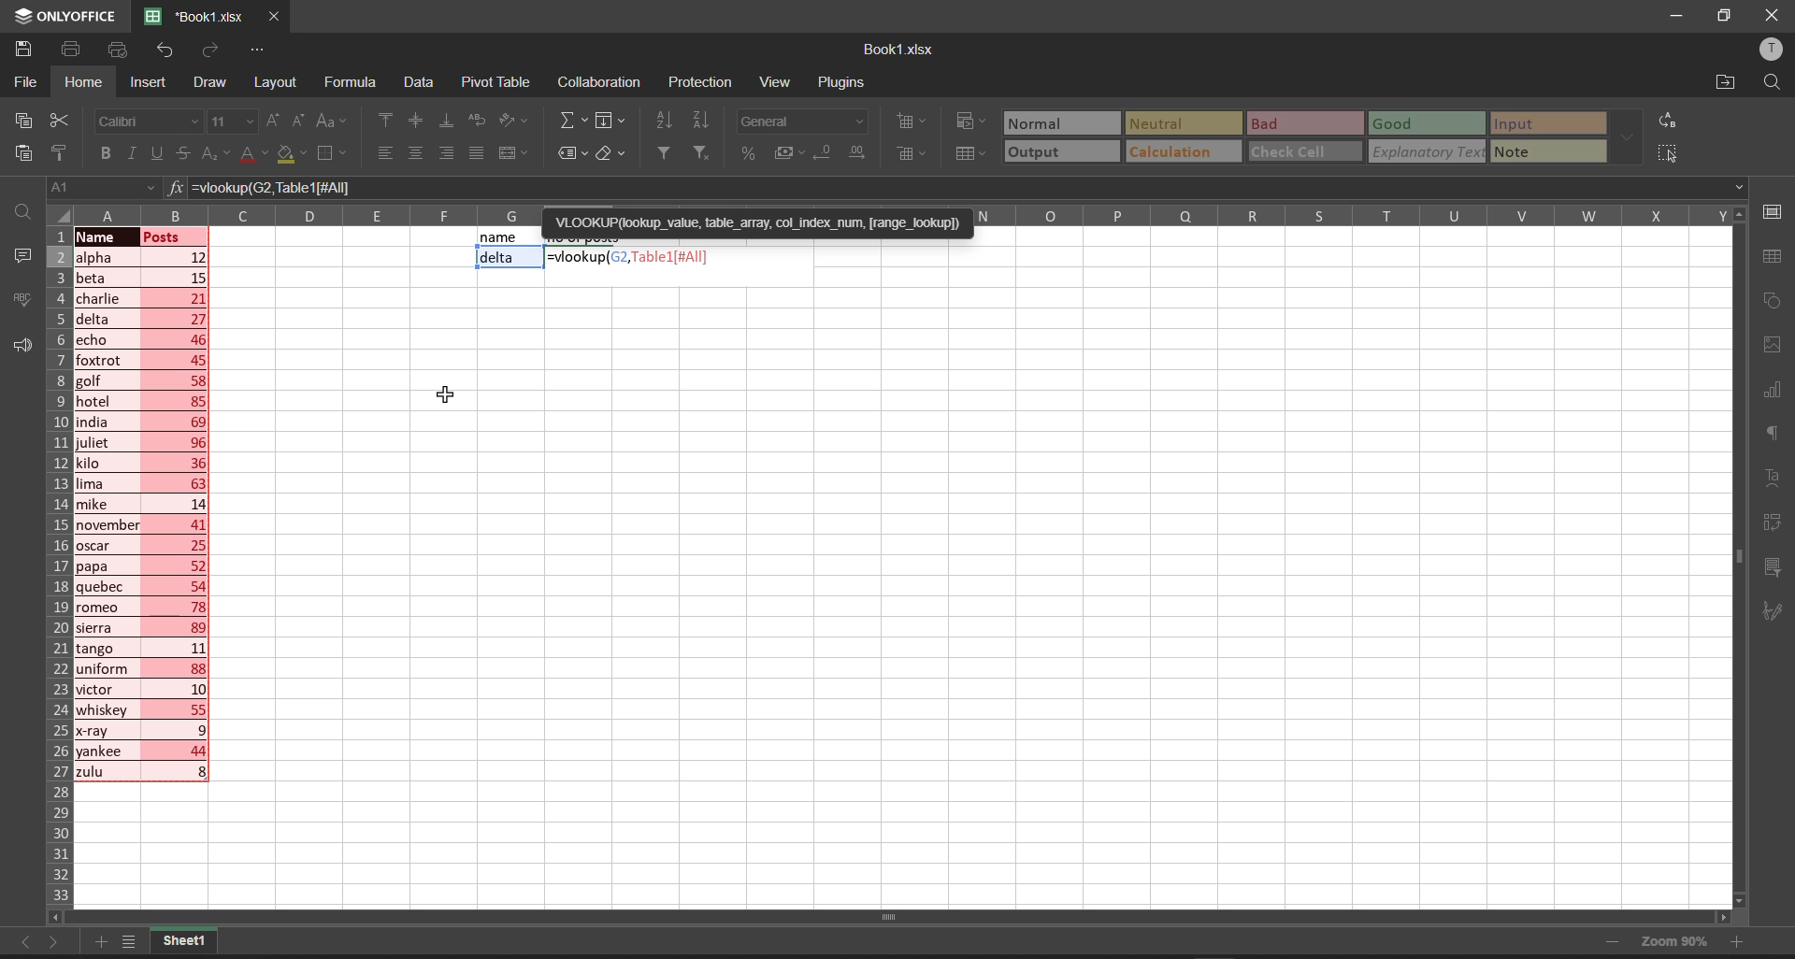 Image resolution: width=1795 pixels, height=959 pixels. I want to click on posts, so click(177, 509).